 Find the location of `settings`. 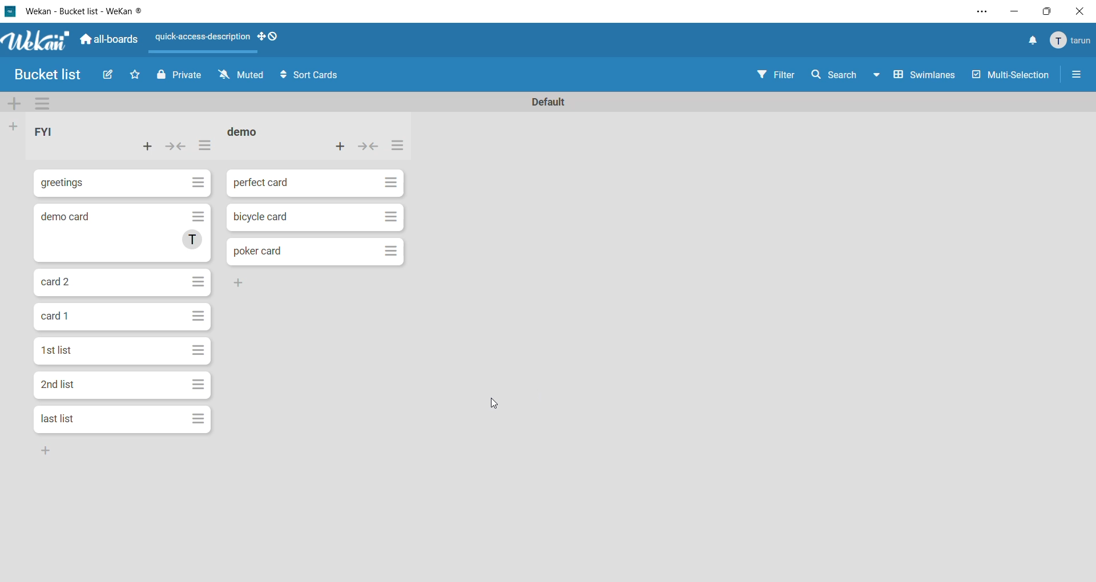

settings is located at coordinates (978, 11).